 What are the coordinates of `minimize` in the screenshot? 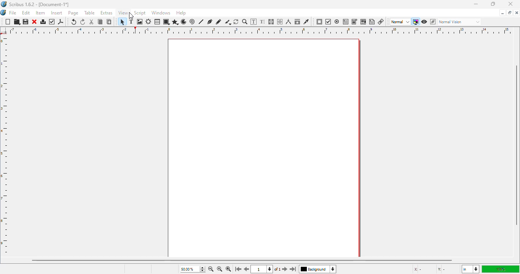 It's located at (502, 13).